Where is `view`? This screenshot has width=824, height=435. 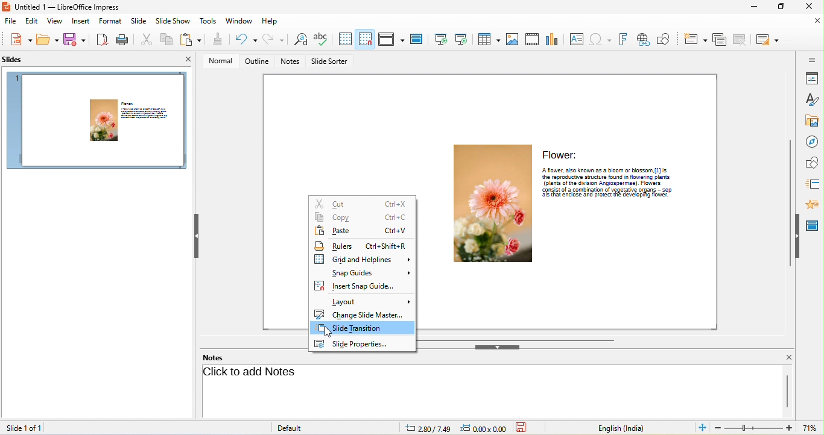
view is located at coordinates (54, 21).